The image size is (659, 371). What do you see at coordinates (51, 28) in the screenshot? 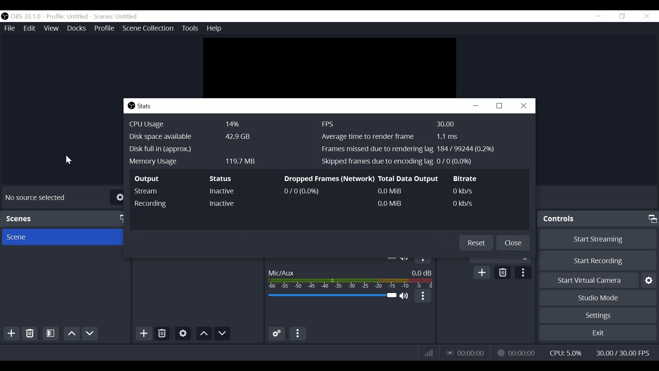
I see `View` at bounding box center [51, 28].